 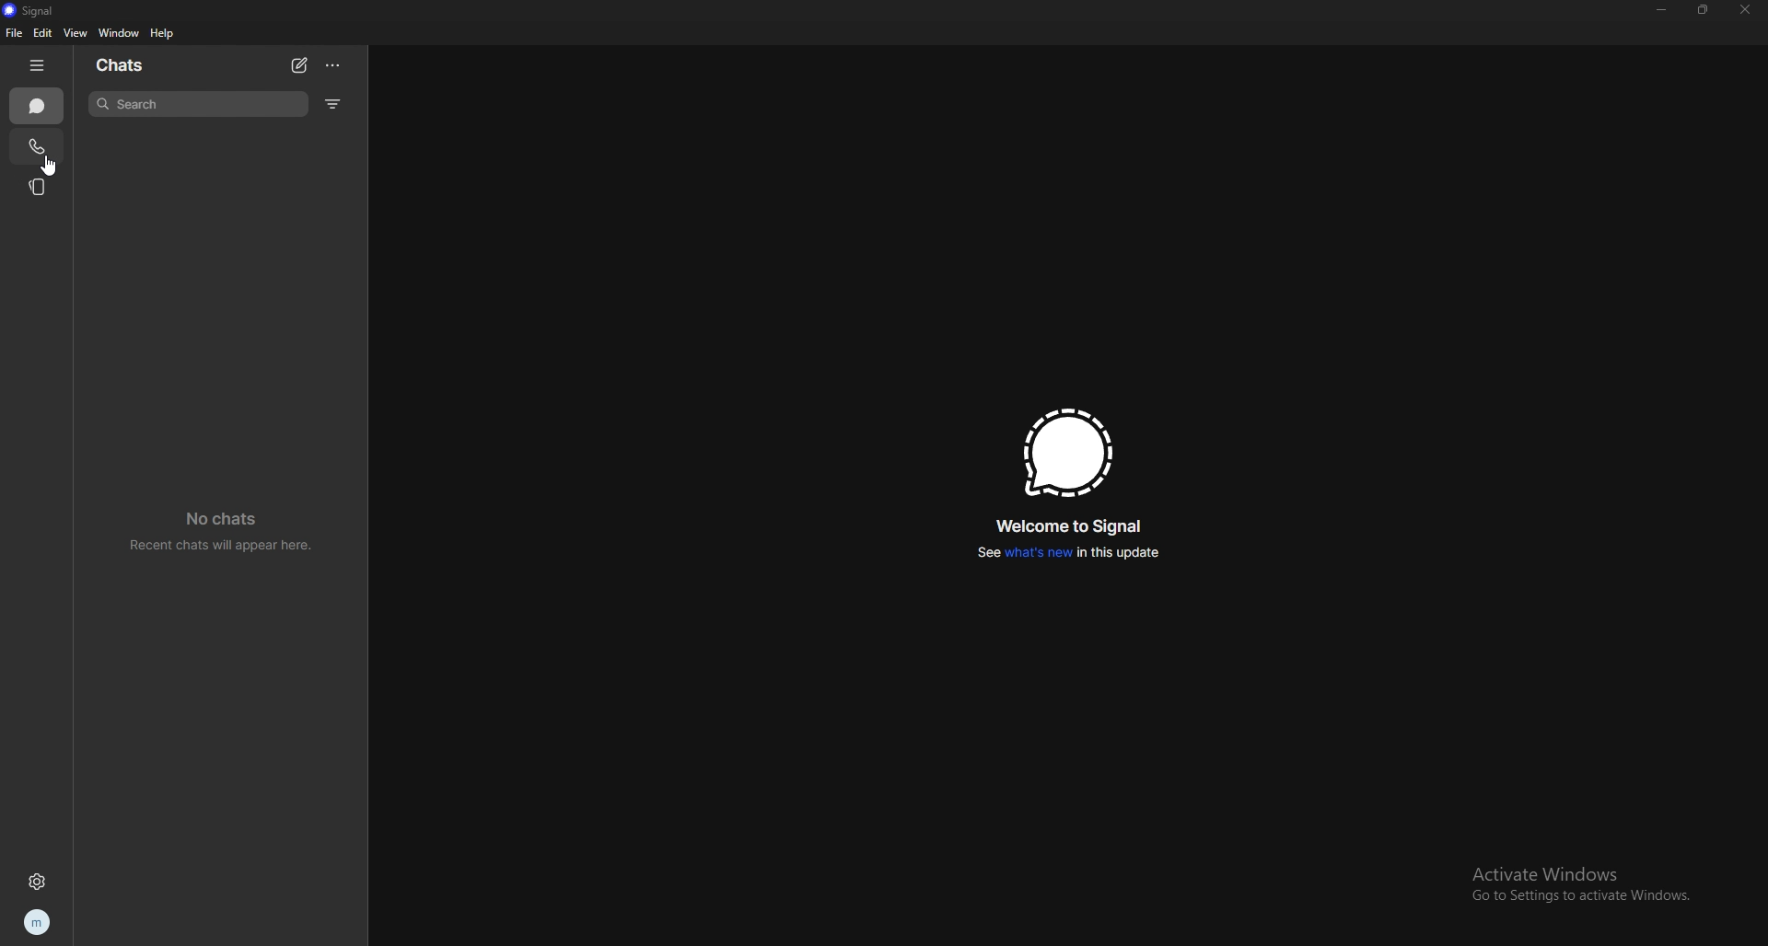 I want to click on view, so click(x=76, y=32).